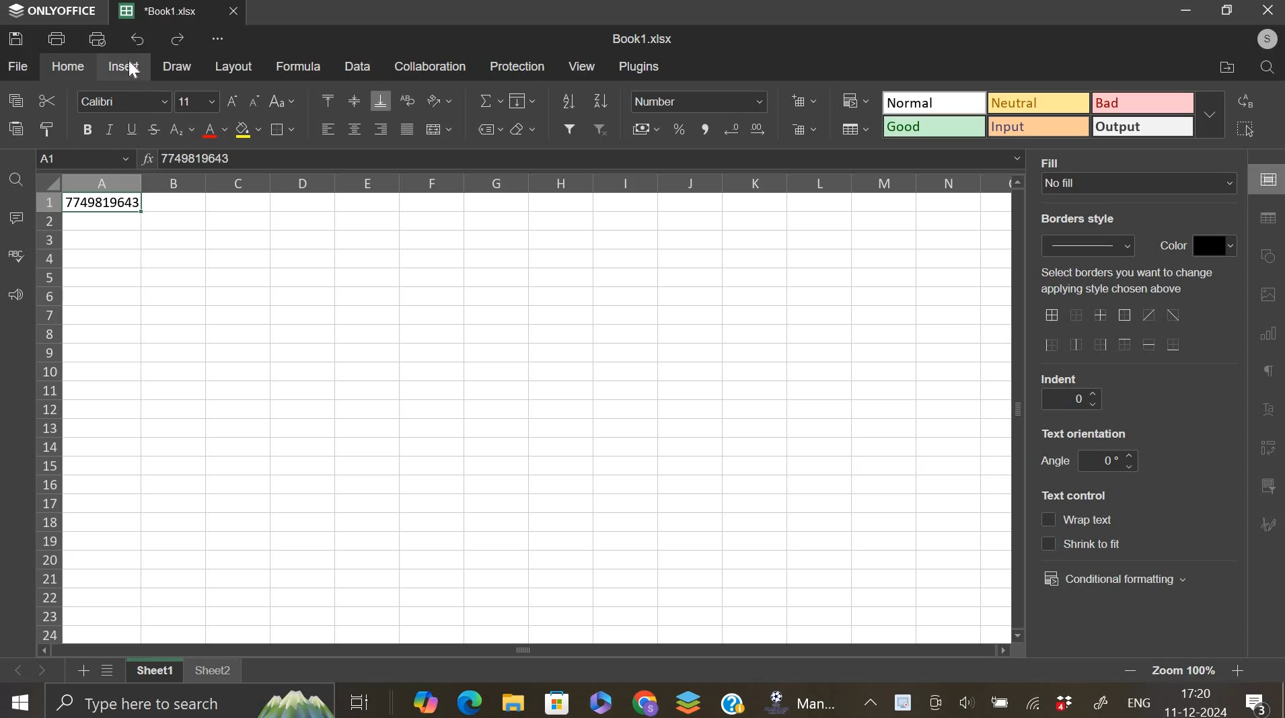 The height and width of the screenshot is (718, 1285). Describe the element at coordinates (521, 129) in the screenshot. I see `clear` at that location.